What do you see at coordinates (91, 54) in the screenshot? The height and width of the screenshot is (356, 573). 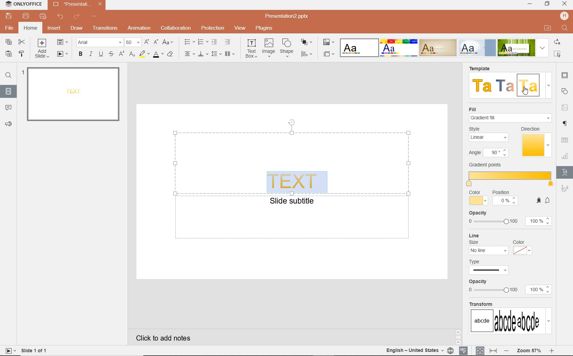 I see `ITALIC` at bounding box center [91, 54].